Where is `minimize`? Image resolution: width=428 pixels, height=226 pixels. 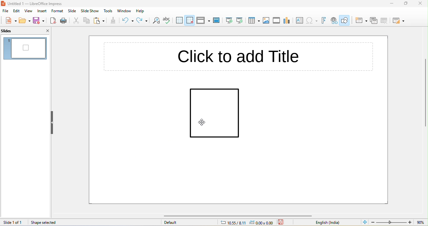
minimize is located at coordinates (390, 4).